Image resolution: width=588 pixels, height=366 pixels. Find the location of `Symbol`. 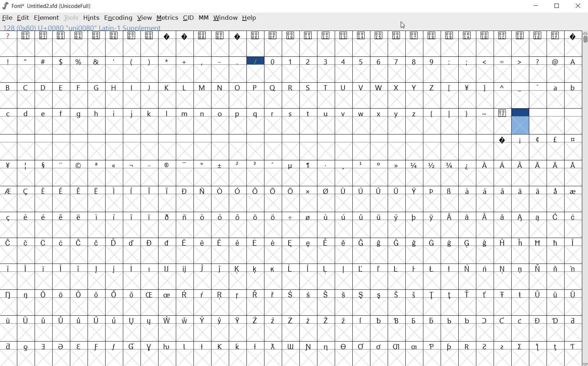

Symbol is located at coordinates (326, 242).